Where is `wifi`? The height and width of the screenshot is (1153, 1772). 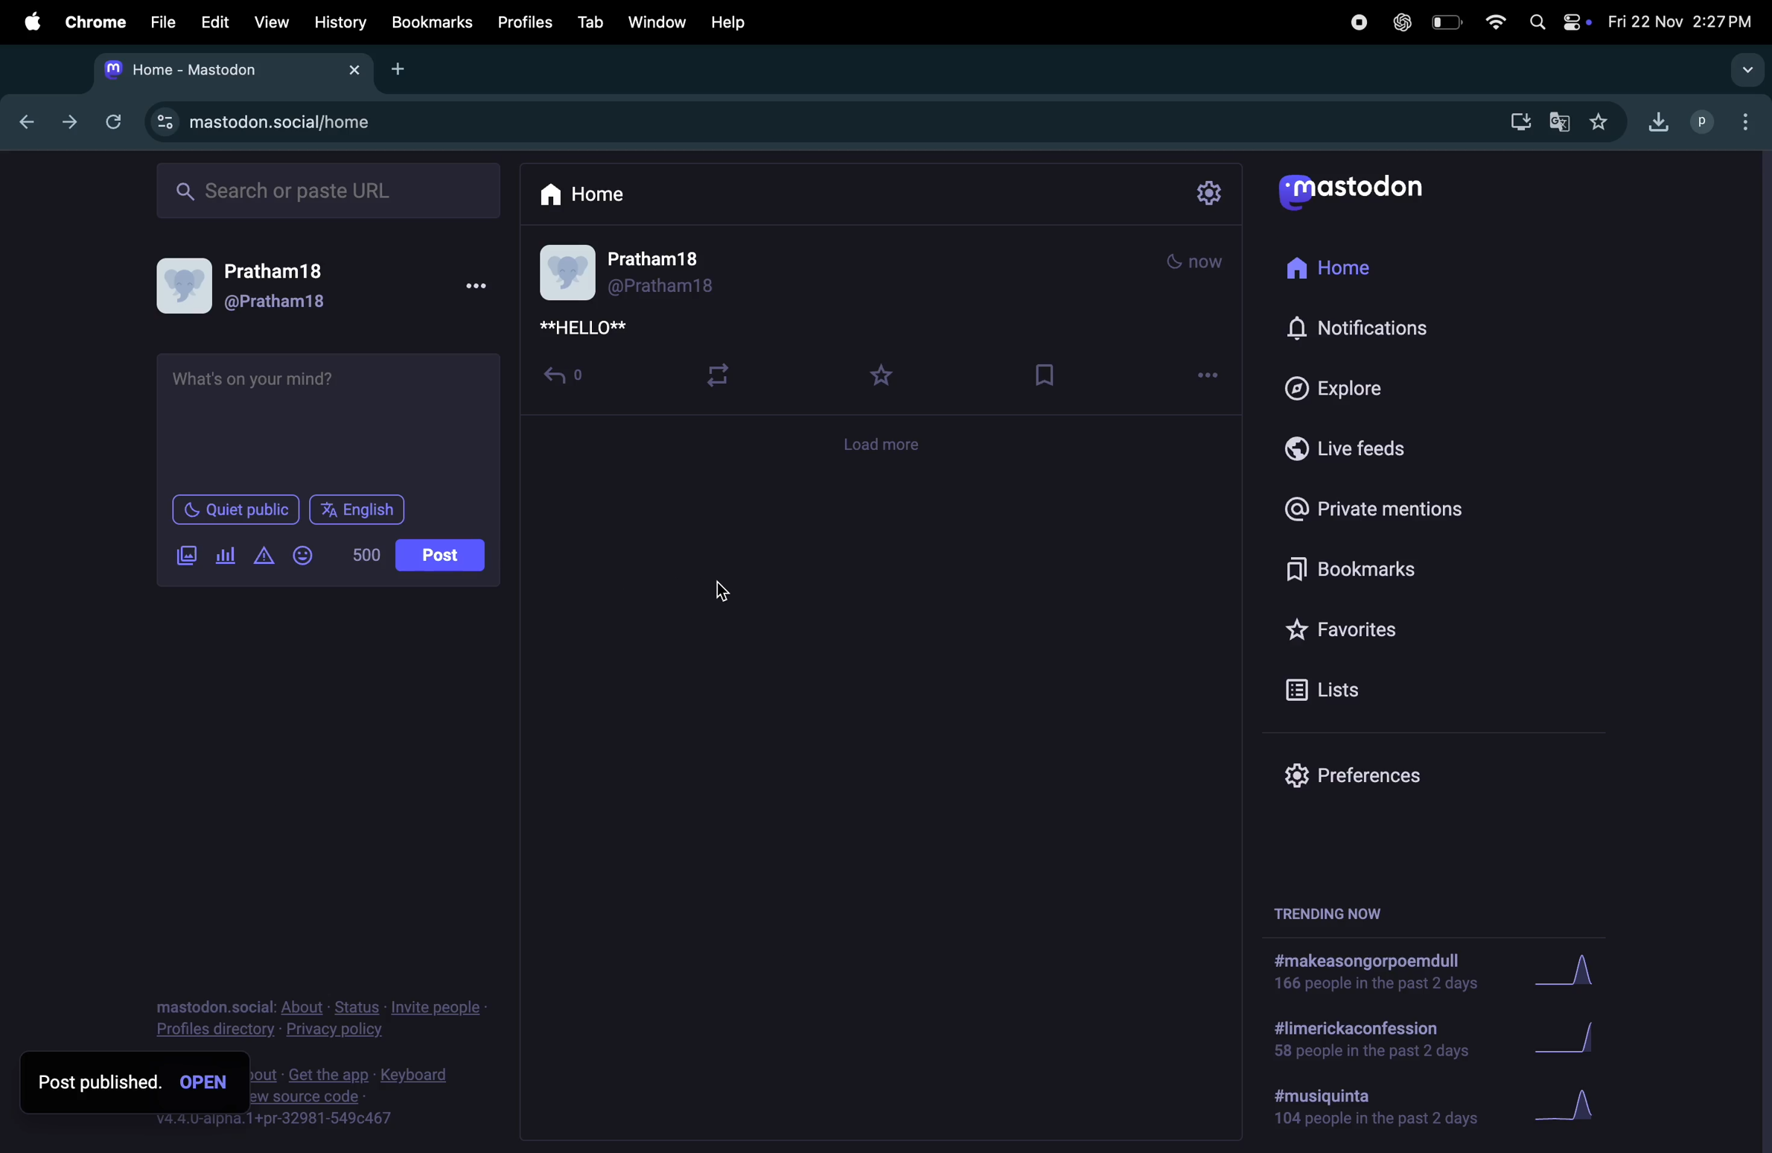 wifi is located at coordinates (1497, 23).